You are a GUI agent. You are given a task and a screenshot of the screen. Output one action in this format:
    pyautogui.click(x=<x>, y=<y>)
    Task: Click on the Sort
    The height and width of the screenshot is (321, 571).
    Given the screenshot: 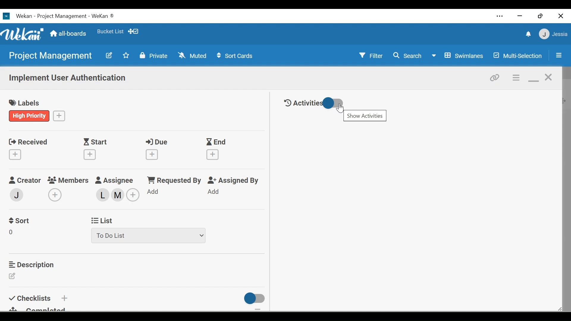 What is the action you would take?
    pyautogui.click(x=18, y=220)
    